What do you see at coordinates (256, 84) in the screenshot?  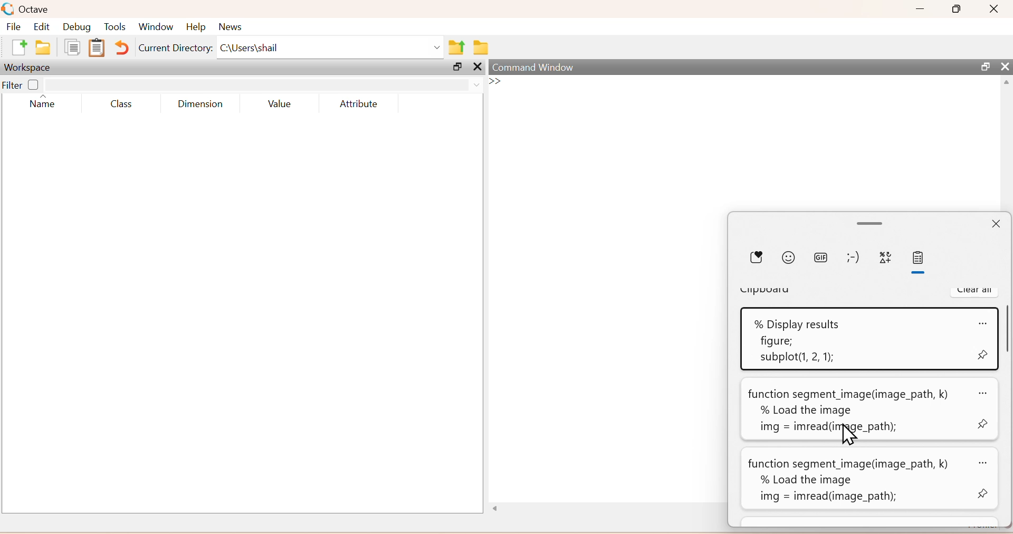 I see `search box` at bounding box center [256, 84].